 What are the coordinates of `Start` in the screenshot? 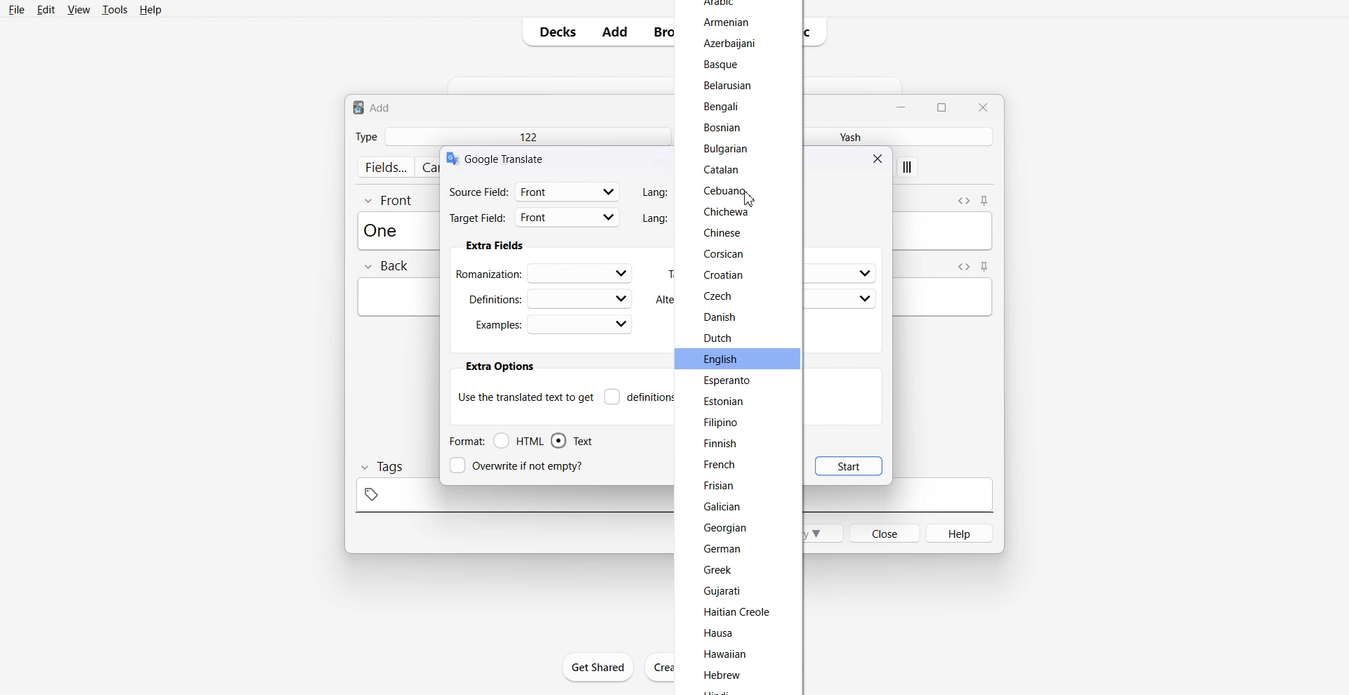 It's located at (849, 465).